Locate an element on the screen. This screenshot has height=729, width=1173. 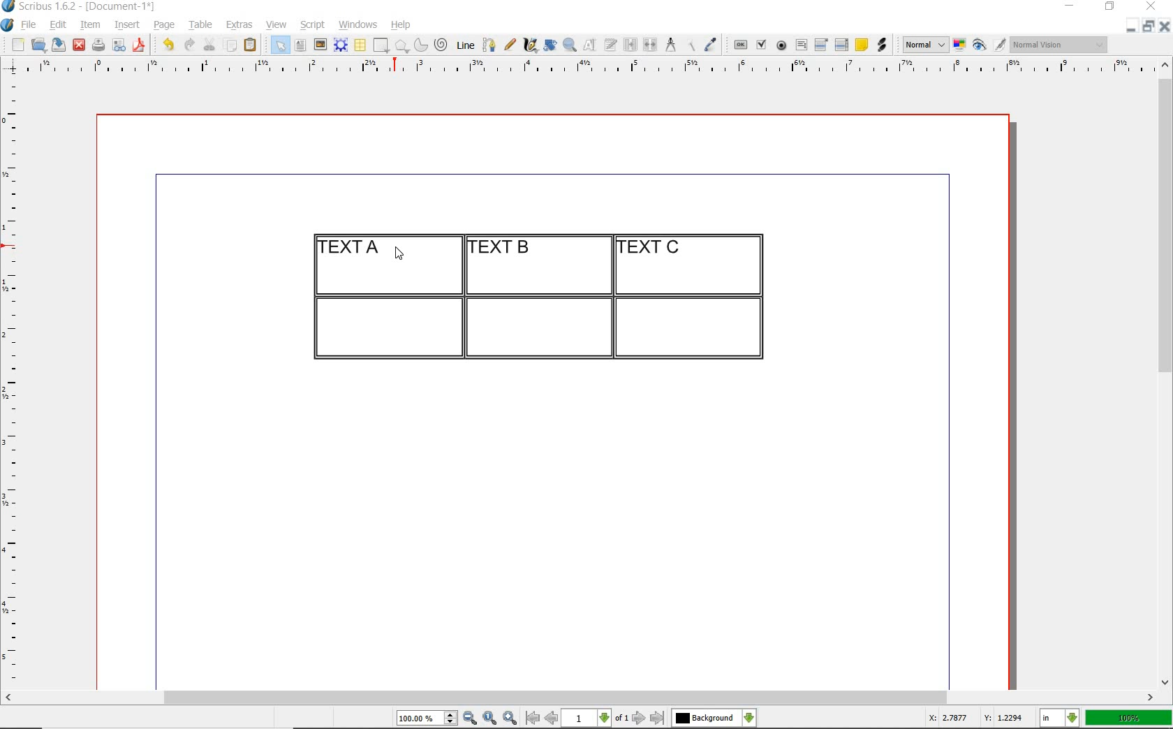
select current page level is located at coordinates (595, 718).